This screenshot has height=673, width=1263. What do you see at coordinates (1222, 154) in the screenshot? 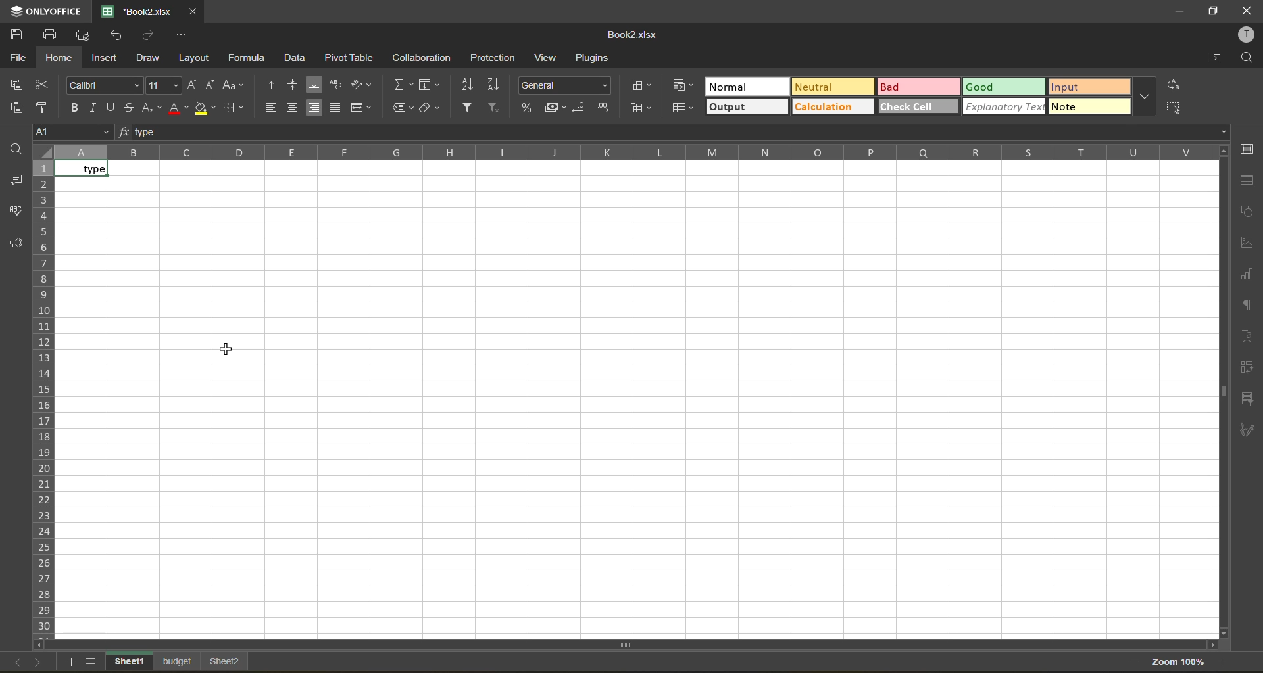
I see `move up` at bounding box center [1222, 154].